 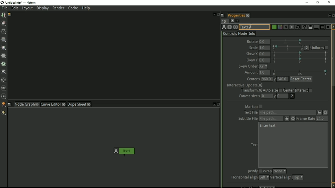 What do you see at coordinates (248, 66) in the screenshot?
I see `Skew Order` at bounding box center [248, 66].